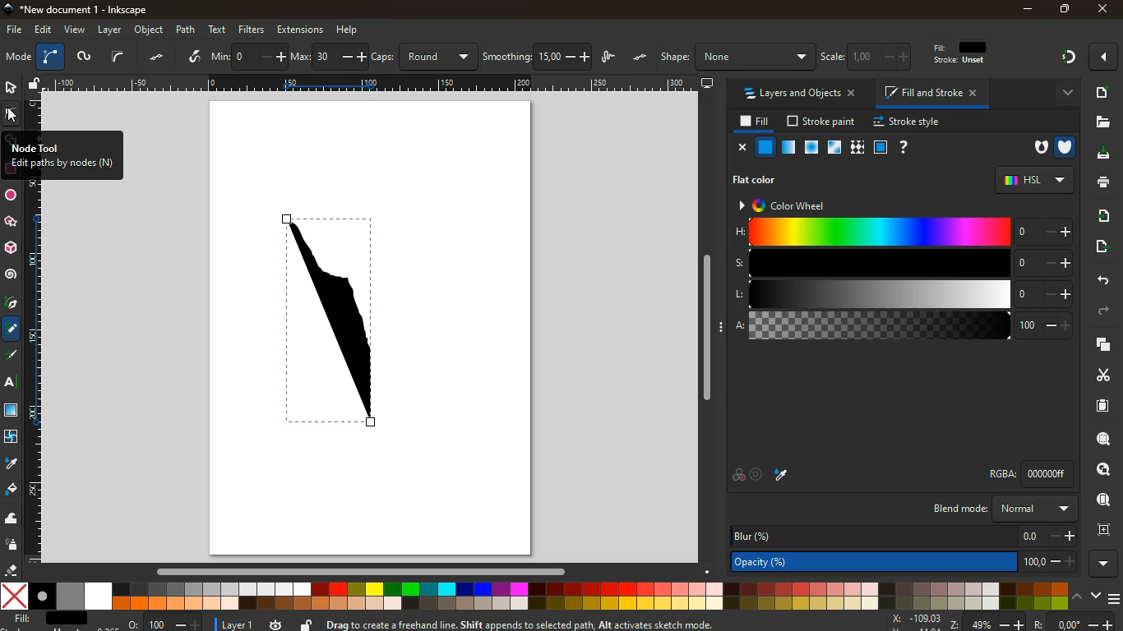  Describe the element at coordinates (15, 382) in the screenshot. I see `Text tool` at that location.